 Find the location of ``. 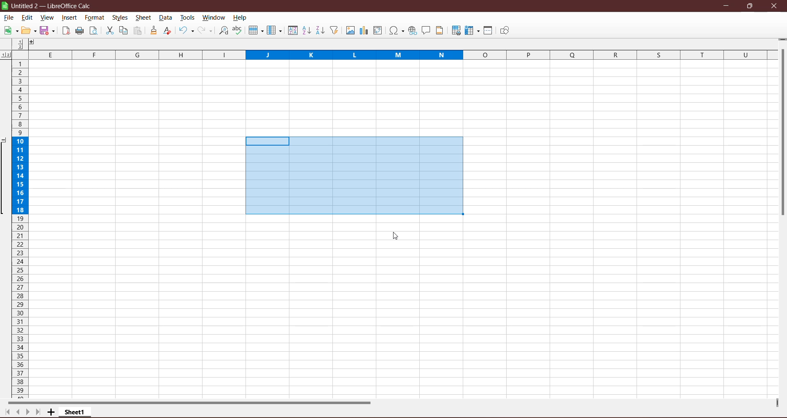

 is located at coordinates (23, 43).